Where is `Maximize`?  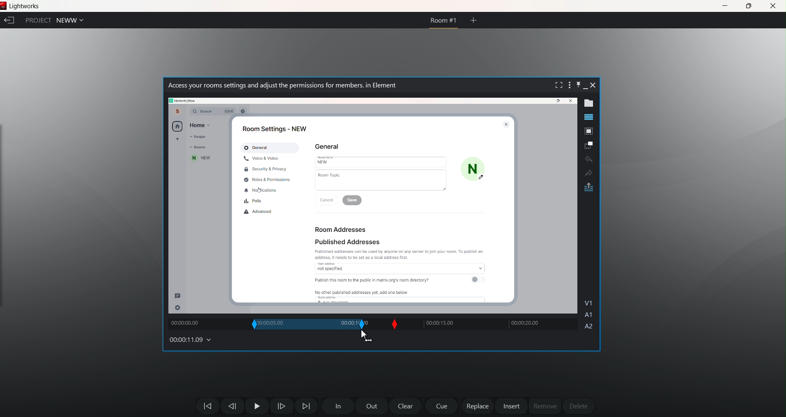 Maximize is located at coordinates (556, 101).